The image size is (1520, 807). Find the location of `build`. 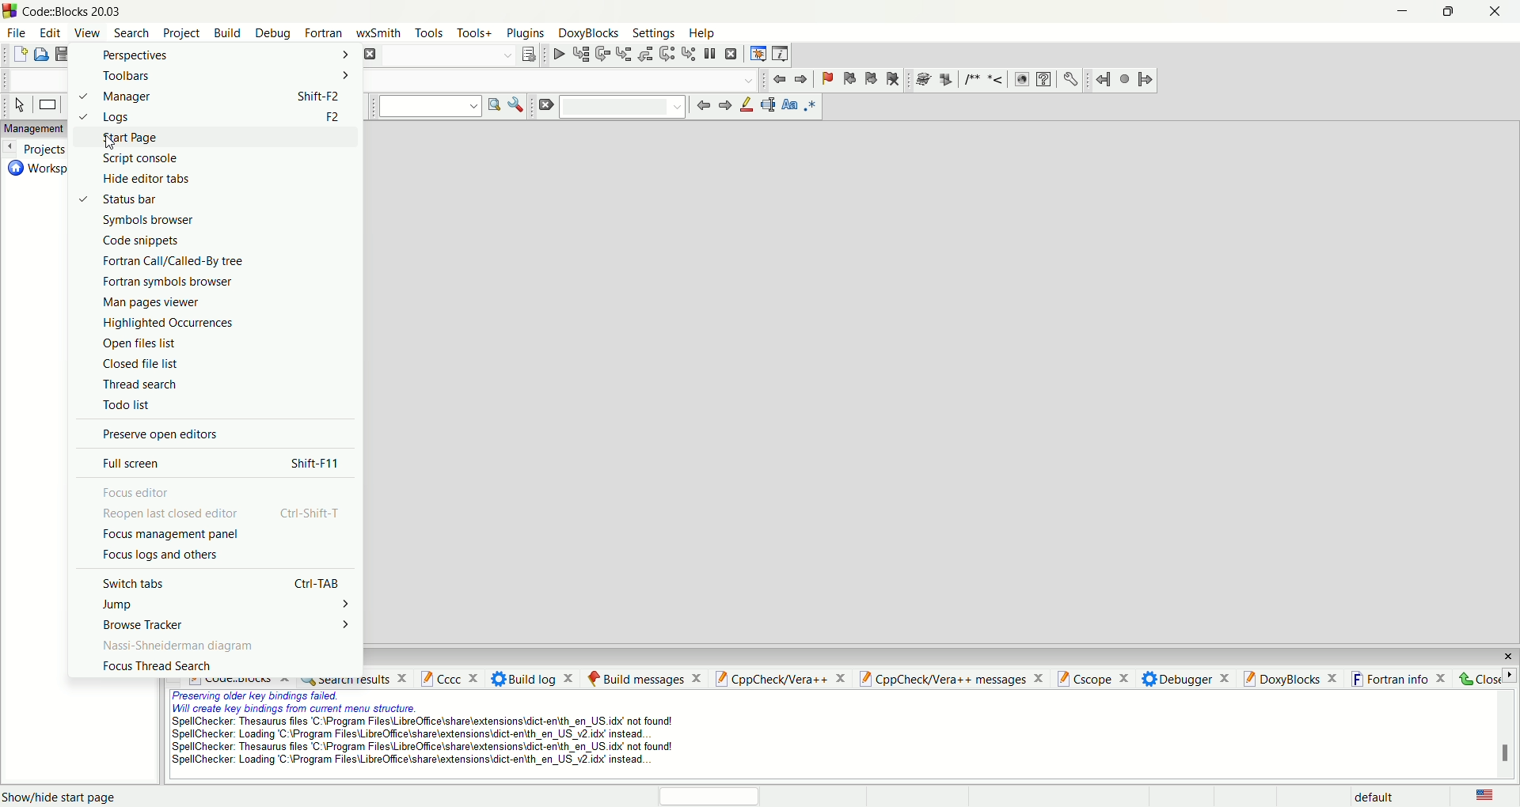

build is located at coordinates (226, 33).